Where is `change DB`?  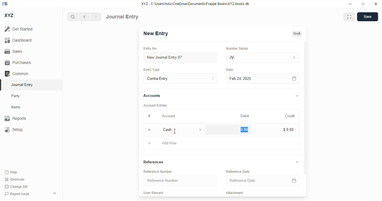
change DB is located at coordinates (16, 186).